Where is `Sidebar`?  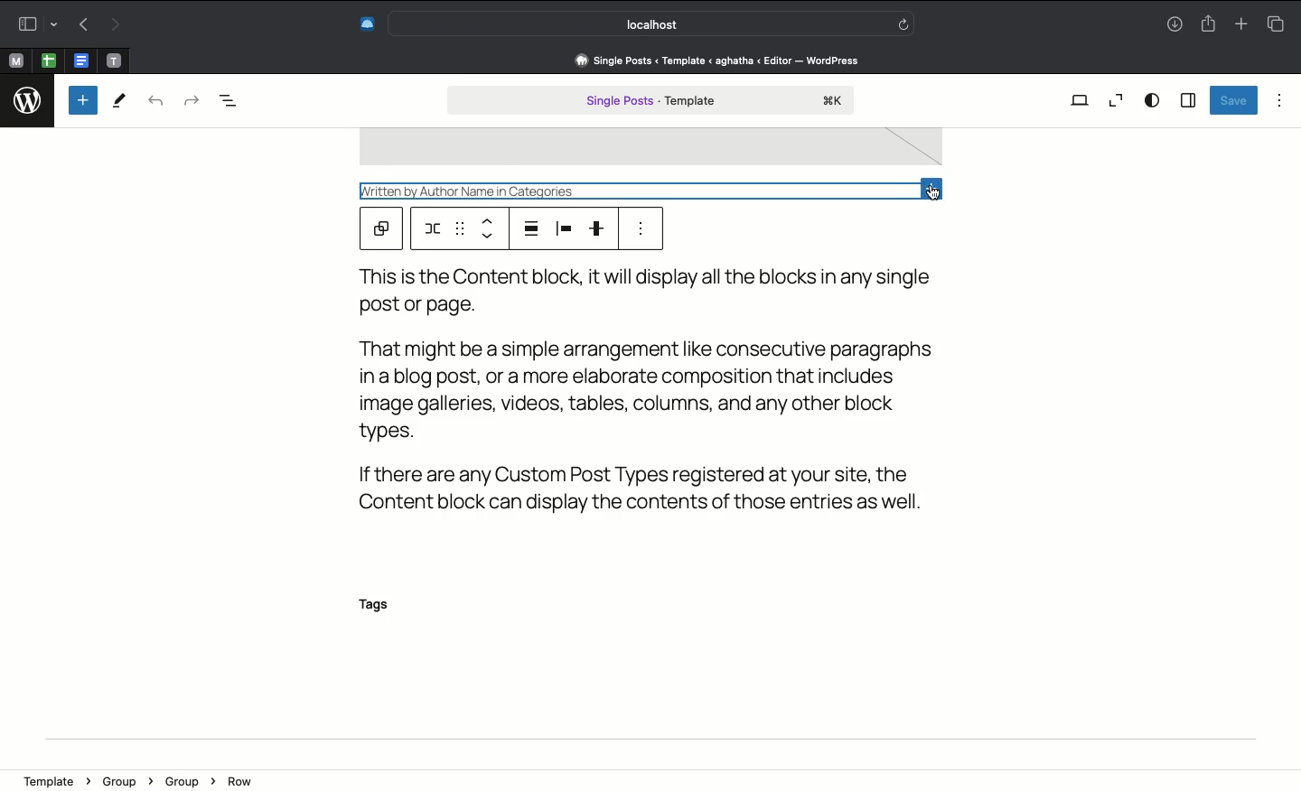 Sidebar is located at coordinates (33, 24).